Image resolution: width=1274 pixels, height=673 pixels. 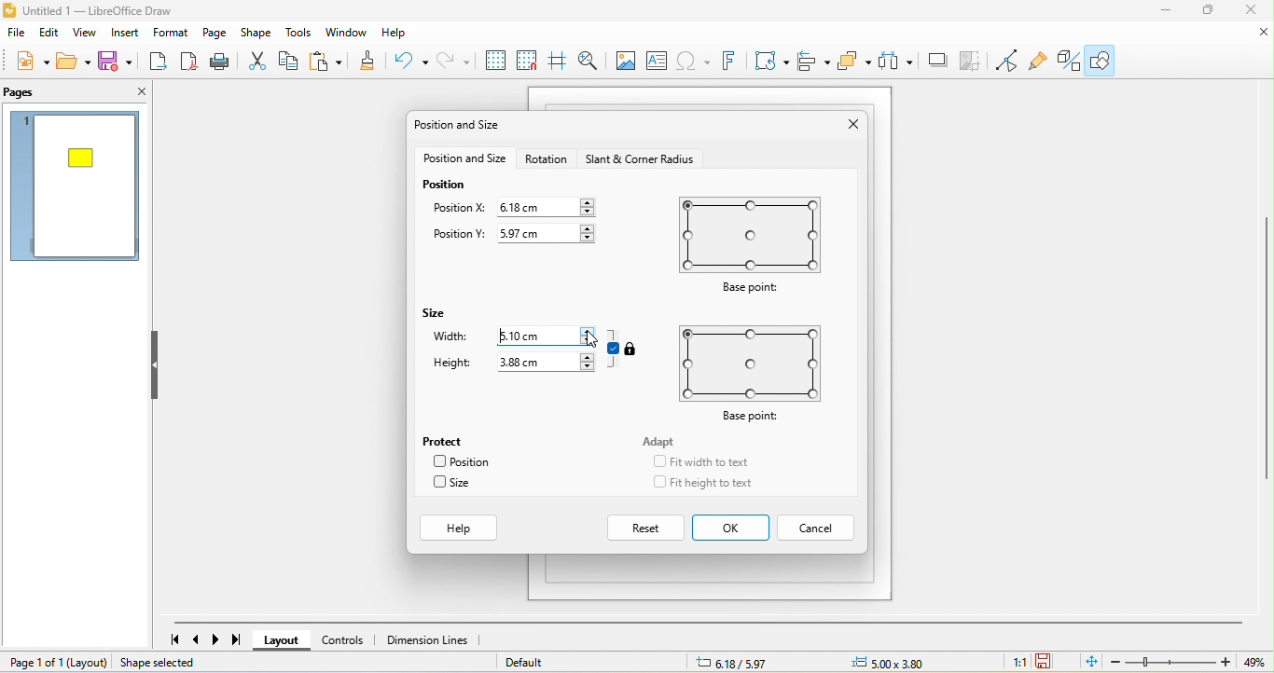 I want to click on size, so click(x=446, y=317).